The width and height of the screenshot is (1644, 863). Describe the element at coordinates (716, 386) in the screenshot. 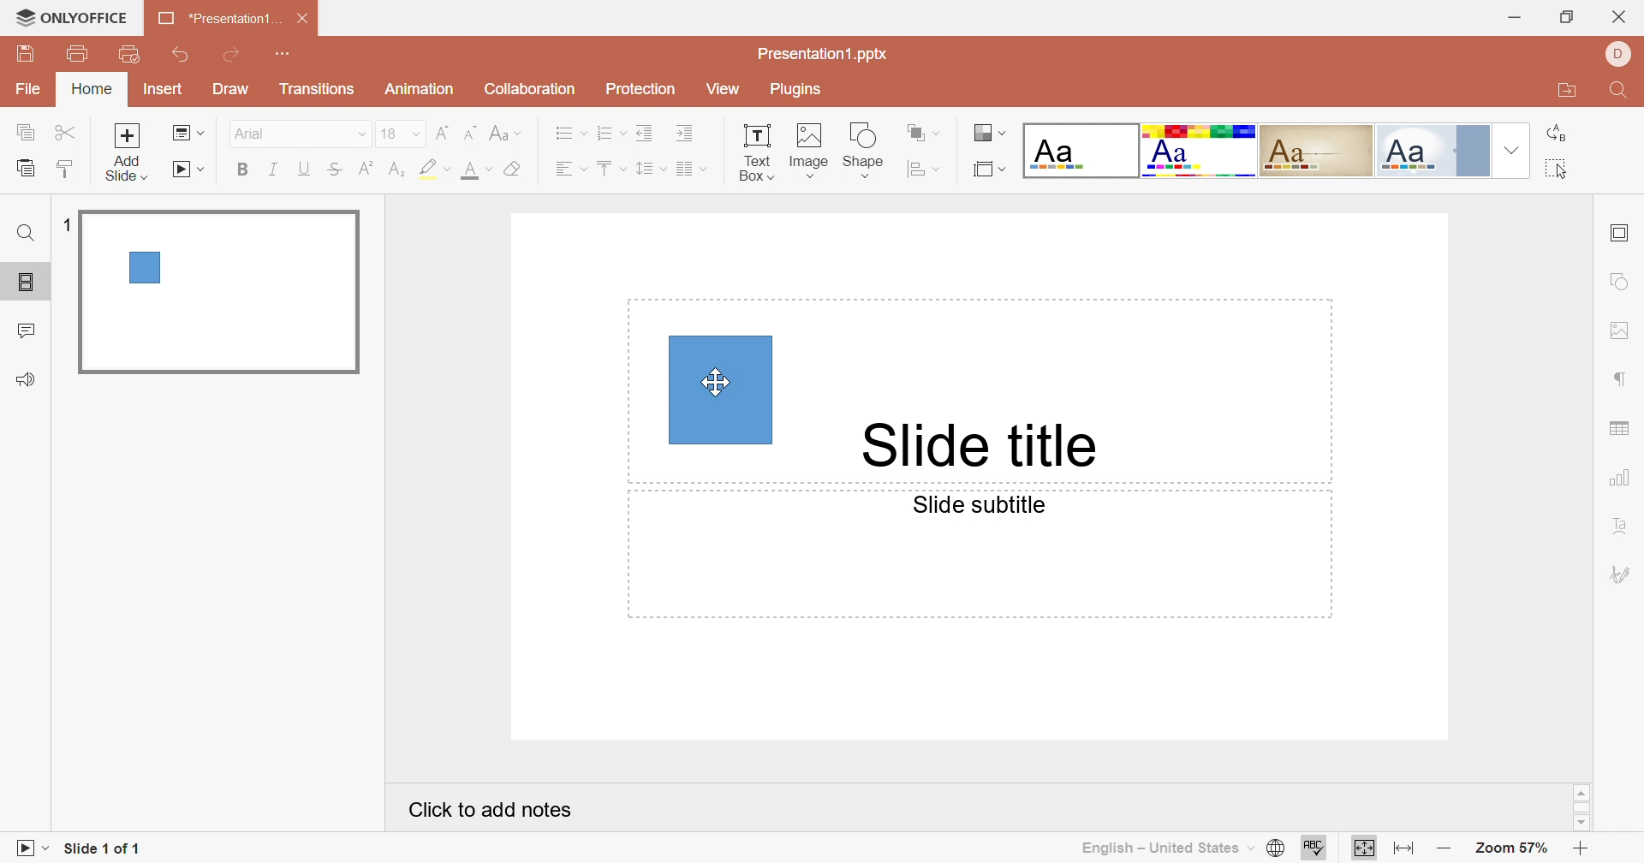

I see `Cursor` at that location.